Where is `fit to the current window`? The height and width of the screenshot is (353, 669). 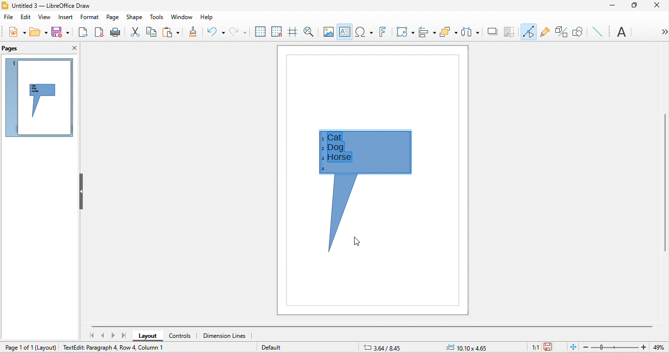
fit to the current window is located at coordinates (572, 347).